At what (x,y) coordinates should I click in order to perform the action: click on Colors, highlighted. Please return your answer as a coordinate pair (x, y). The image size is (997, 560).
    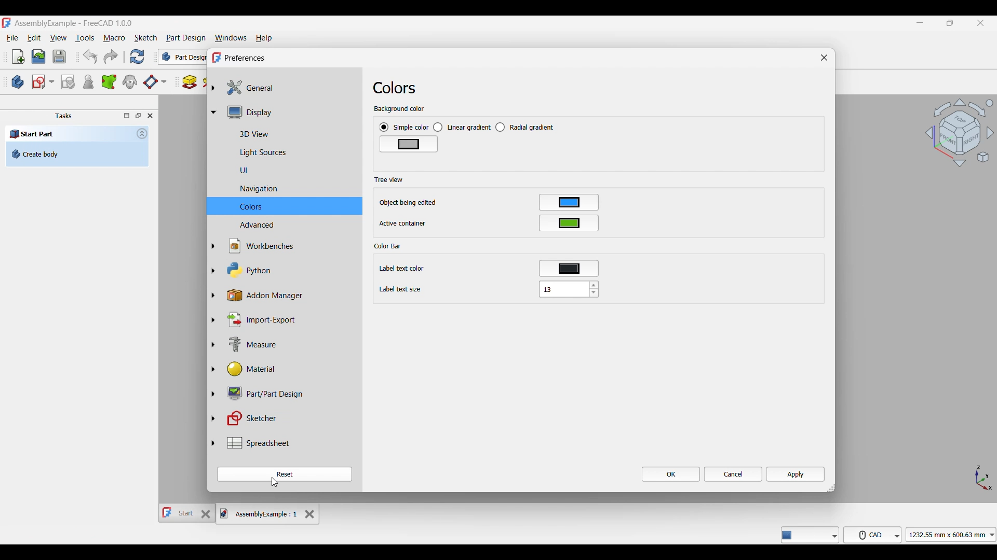
    Looking at the image, I should click on (285, 206).